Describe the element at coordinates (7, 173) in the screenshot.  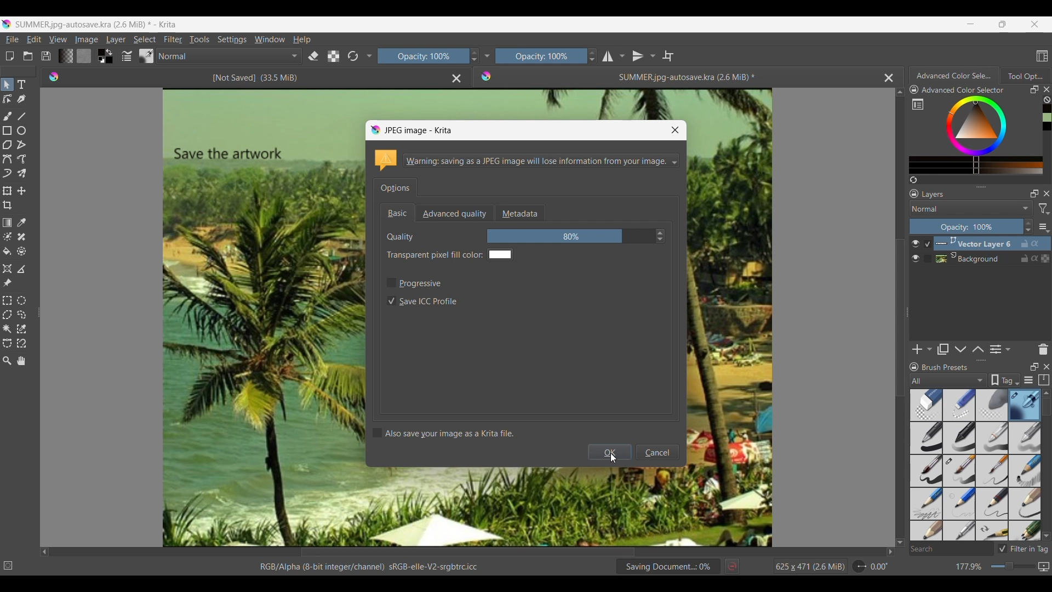
I see `Dynamic brush tool` at that location.